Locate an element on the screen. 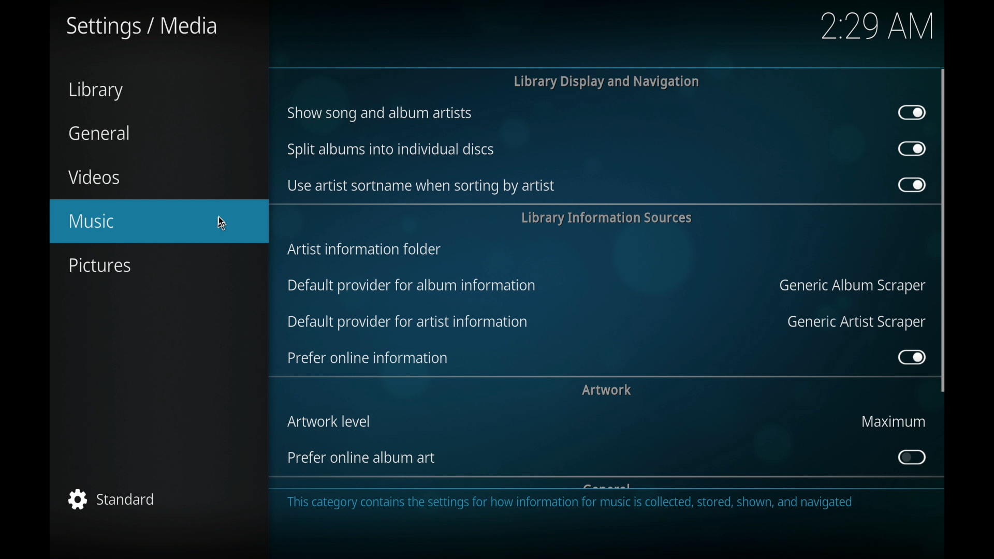 The width and height of the screenshot is (994, 559). cursor is located at coordinates (228, 224).